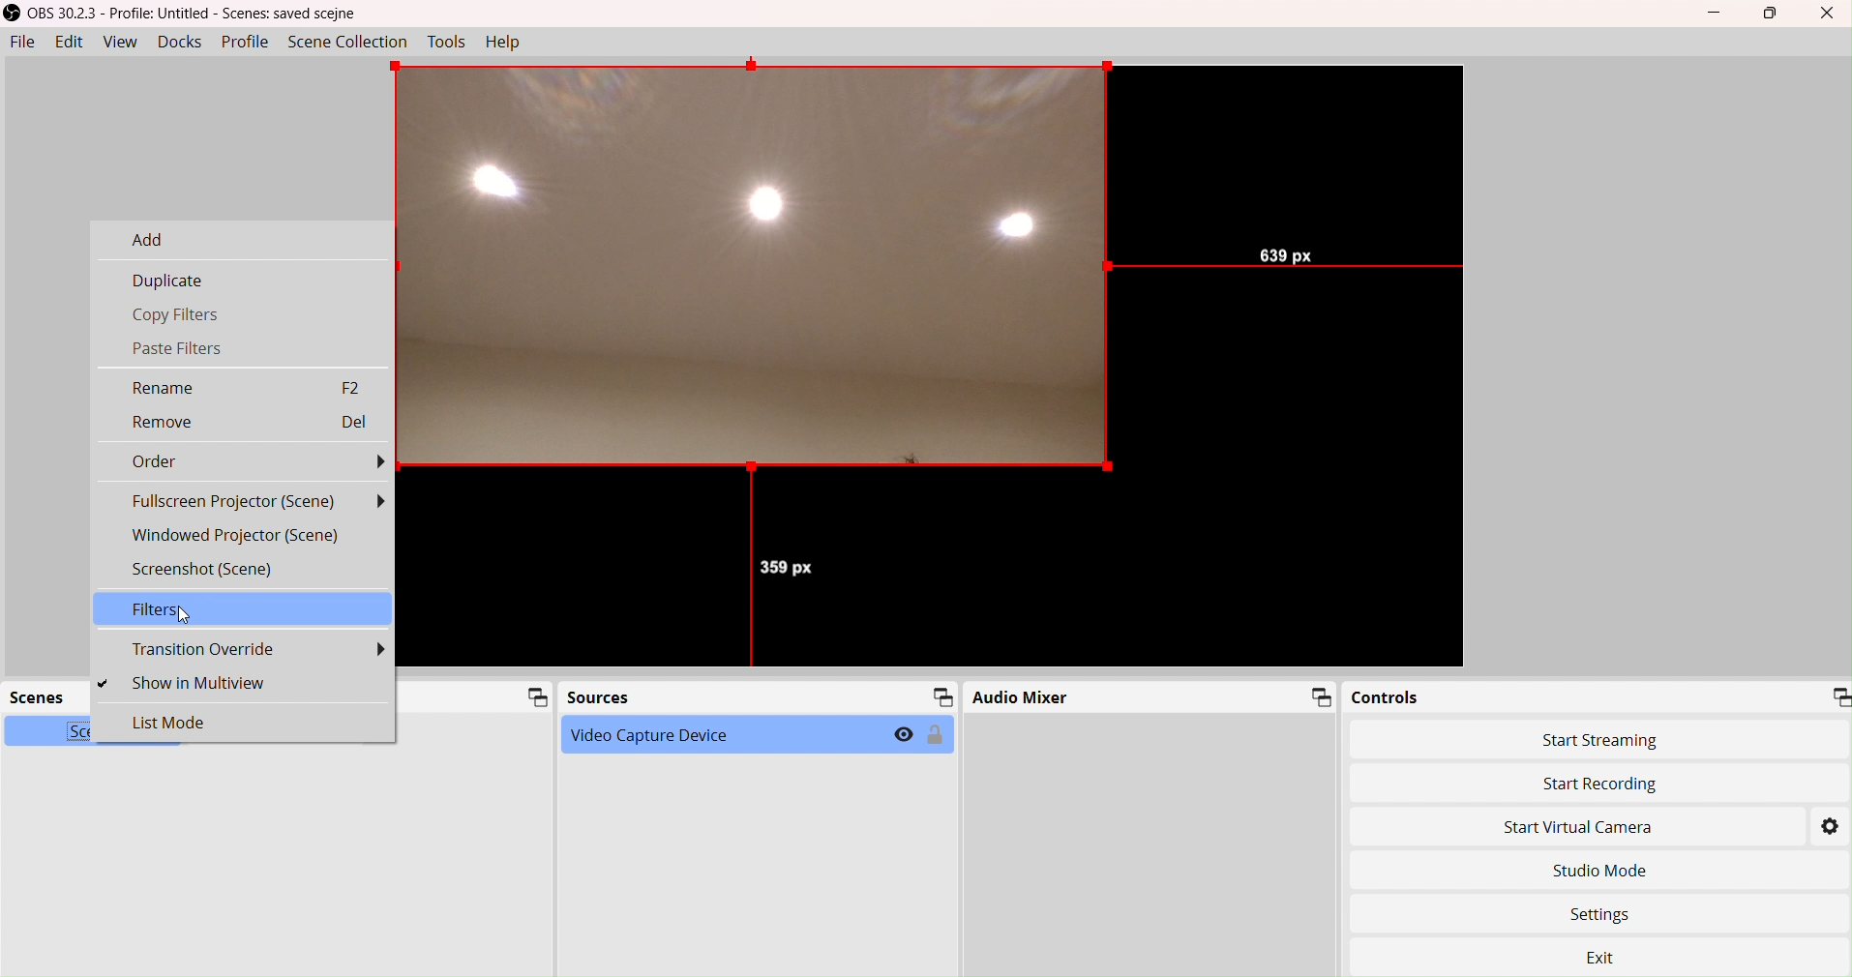  Describe the element at coordinates (761, 698) in the screenshot. I see `Sources` at that location.